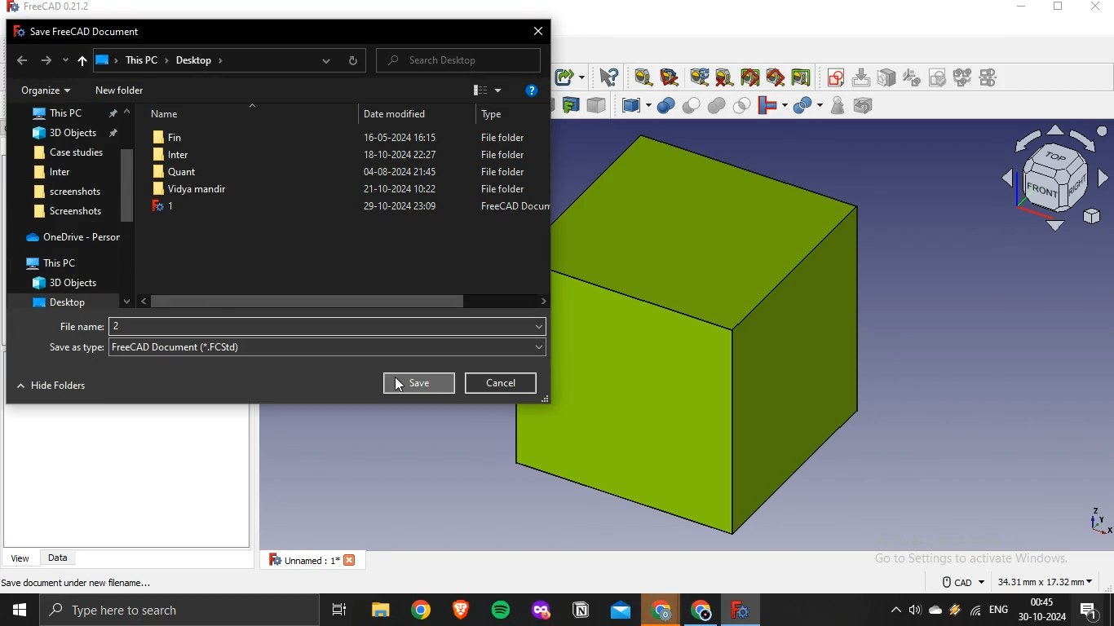 The width and height of the screenshot is (1114, 626). I want to click on refresh, so click(352, 61).